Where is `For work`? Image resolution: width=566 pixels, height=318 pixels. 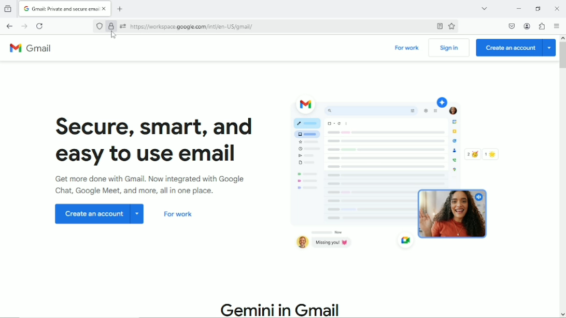
For work is located at coordinates (407, 49).